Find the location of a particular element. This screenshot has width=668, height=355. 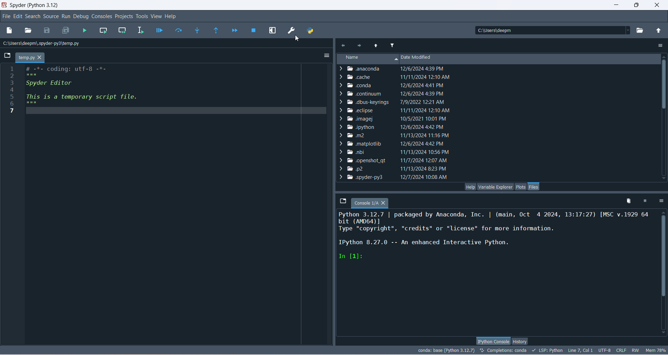

projects is located at coordinates (124, 17).